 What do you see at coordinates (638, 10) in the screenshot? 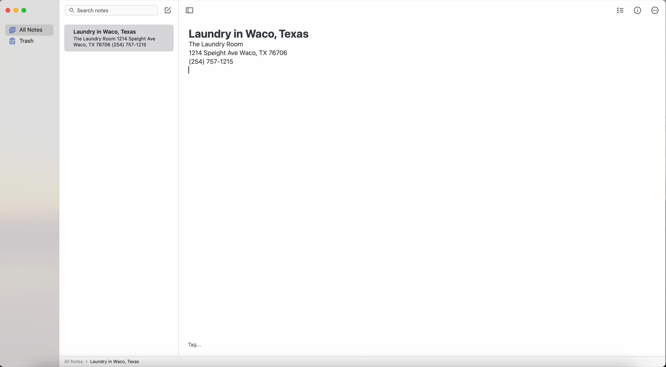
I see `metrics` at bounding box center [638, 10].